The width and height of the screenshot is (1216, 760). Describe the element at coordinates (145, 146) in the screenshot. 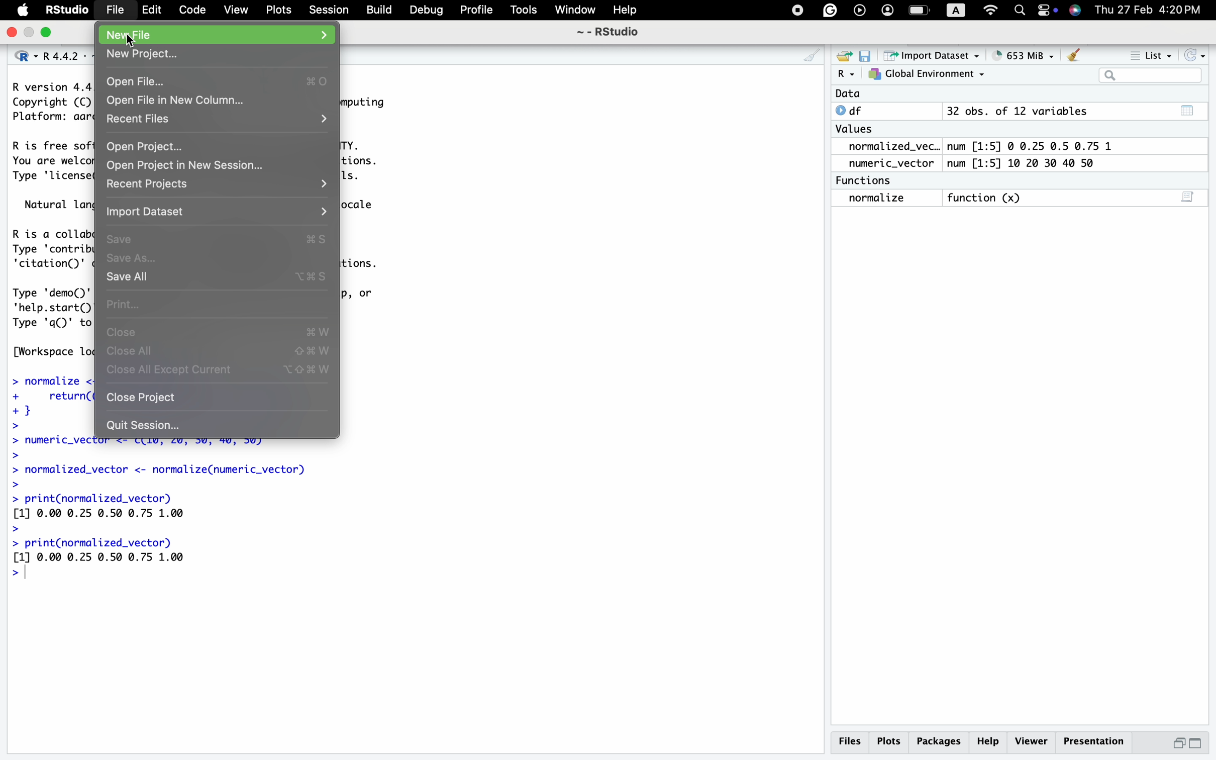

I see `Open Project` at that location.